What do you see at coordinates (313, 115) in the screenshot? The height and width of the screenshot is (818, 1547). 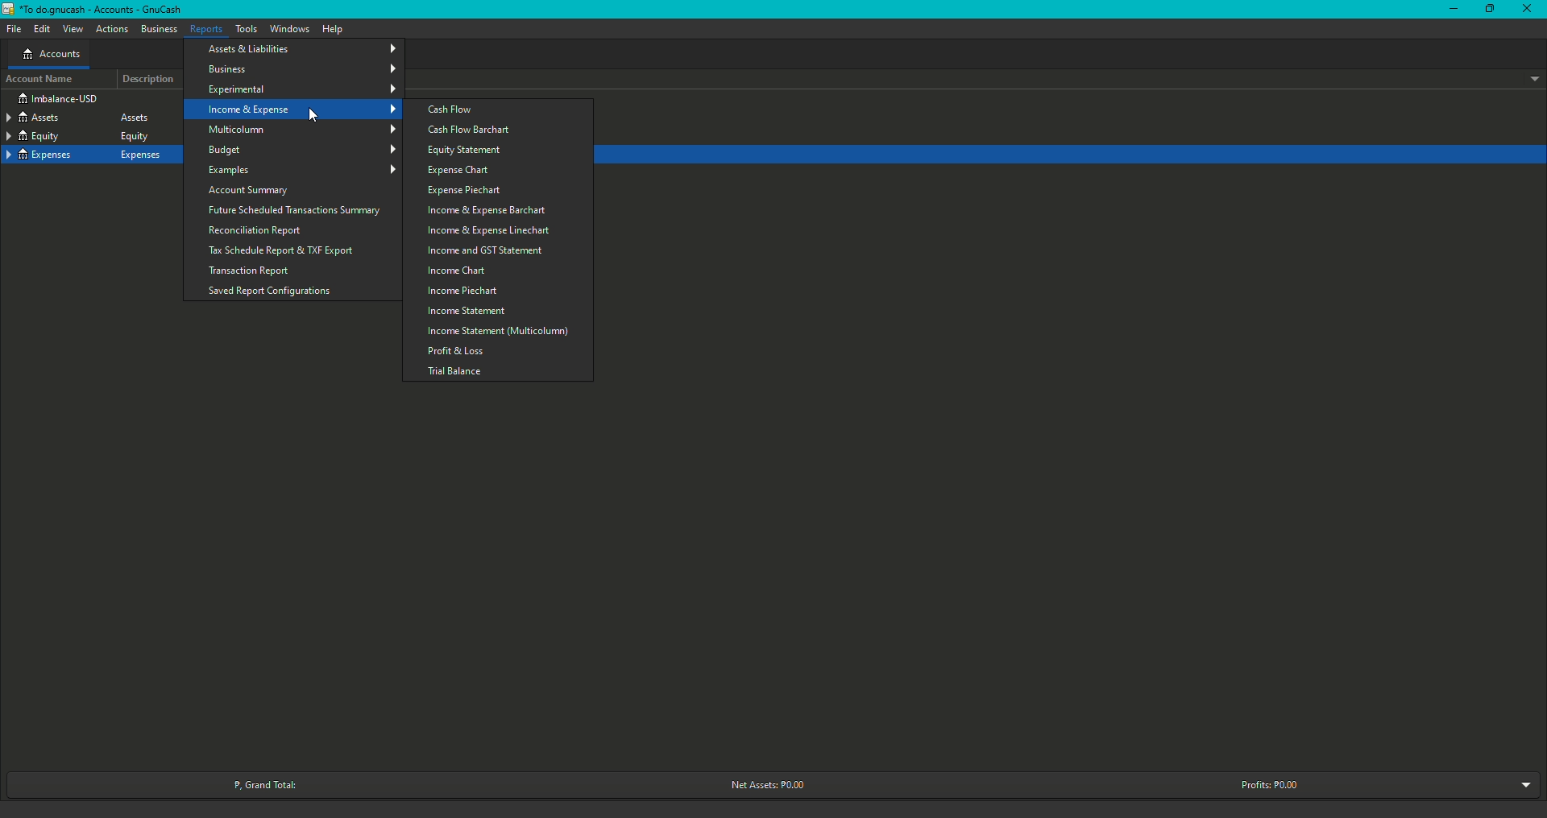 I see `cursor` at bounding box center [313, 115].